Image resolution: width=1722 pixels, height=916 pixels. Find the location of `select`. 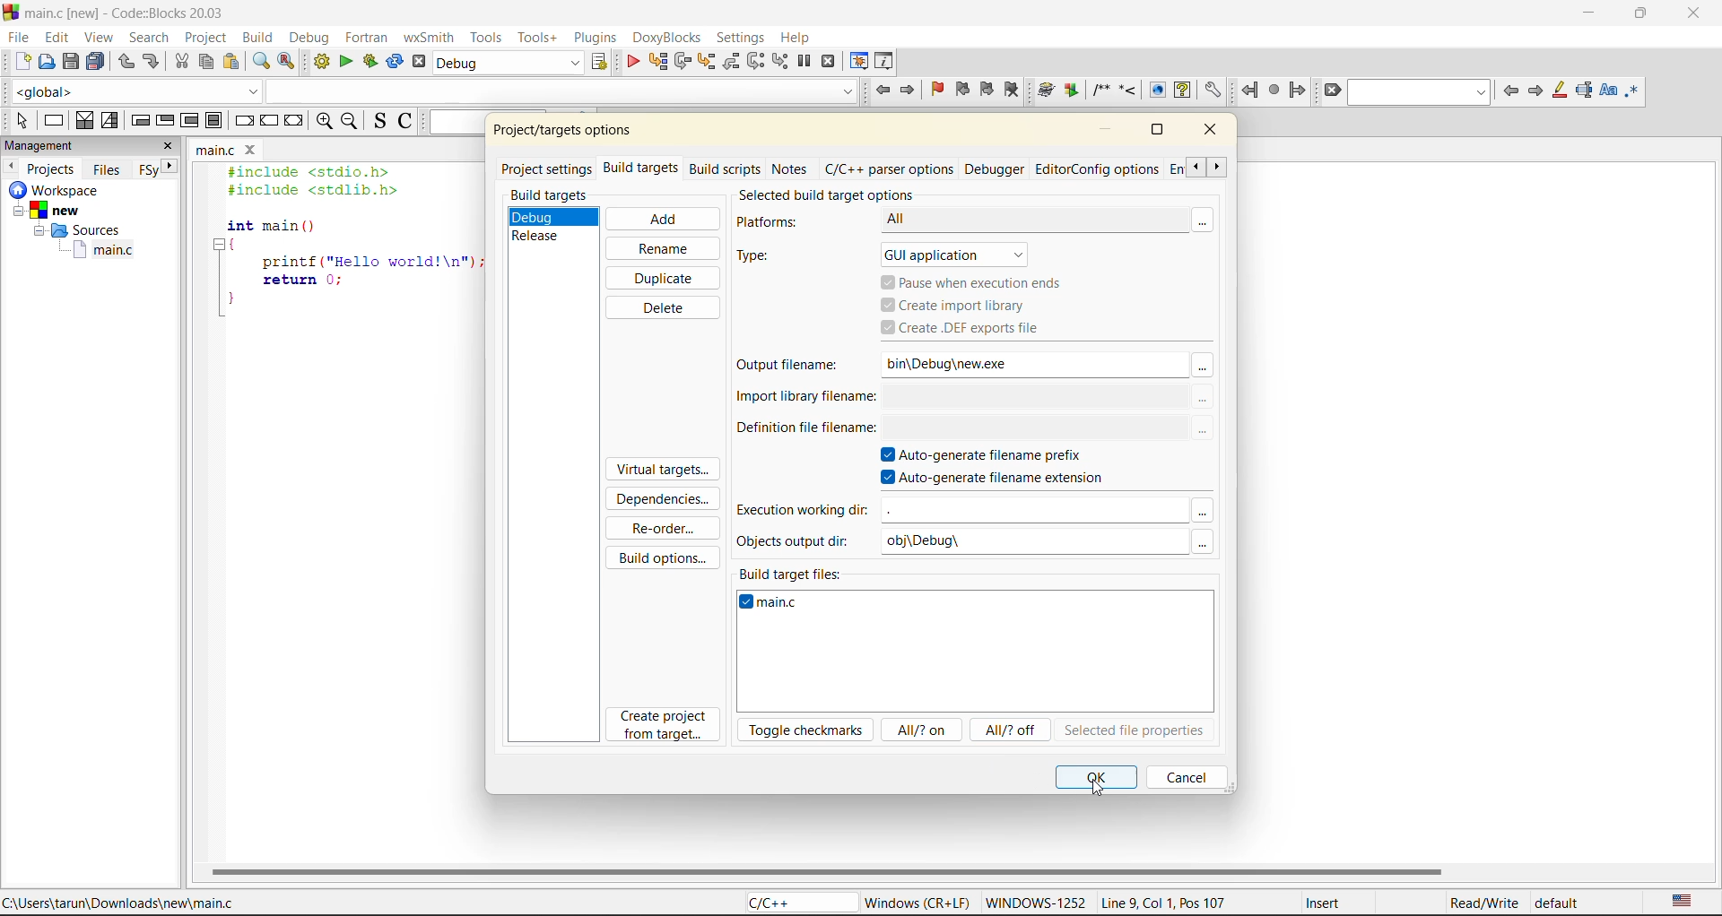

select is located at coordinates (21, 121).